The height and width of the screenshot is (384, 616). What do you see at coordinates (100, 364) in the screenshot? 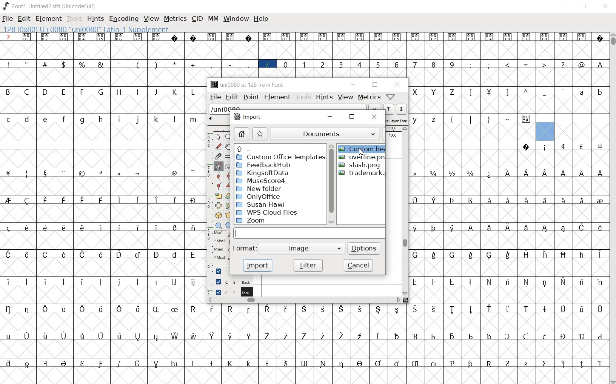
I see `glyph` at bounding box center [100, 364].